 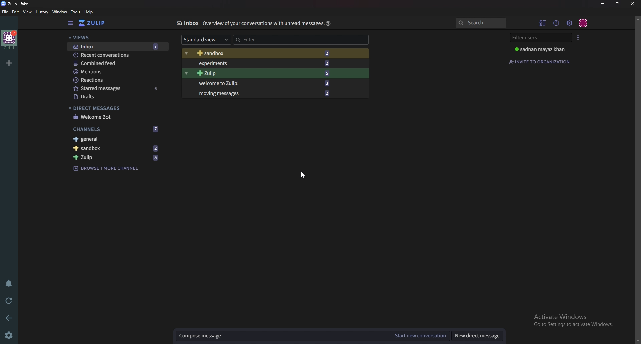 I want to click on Combine feed, so click(x=119, y=63).